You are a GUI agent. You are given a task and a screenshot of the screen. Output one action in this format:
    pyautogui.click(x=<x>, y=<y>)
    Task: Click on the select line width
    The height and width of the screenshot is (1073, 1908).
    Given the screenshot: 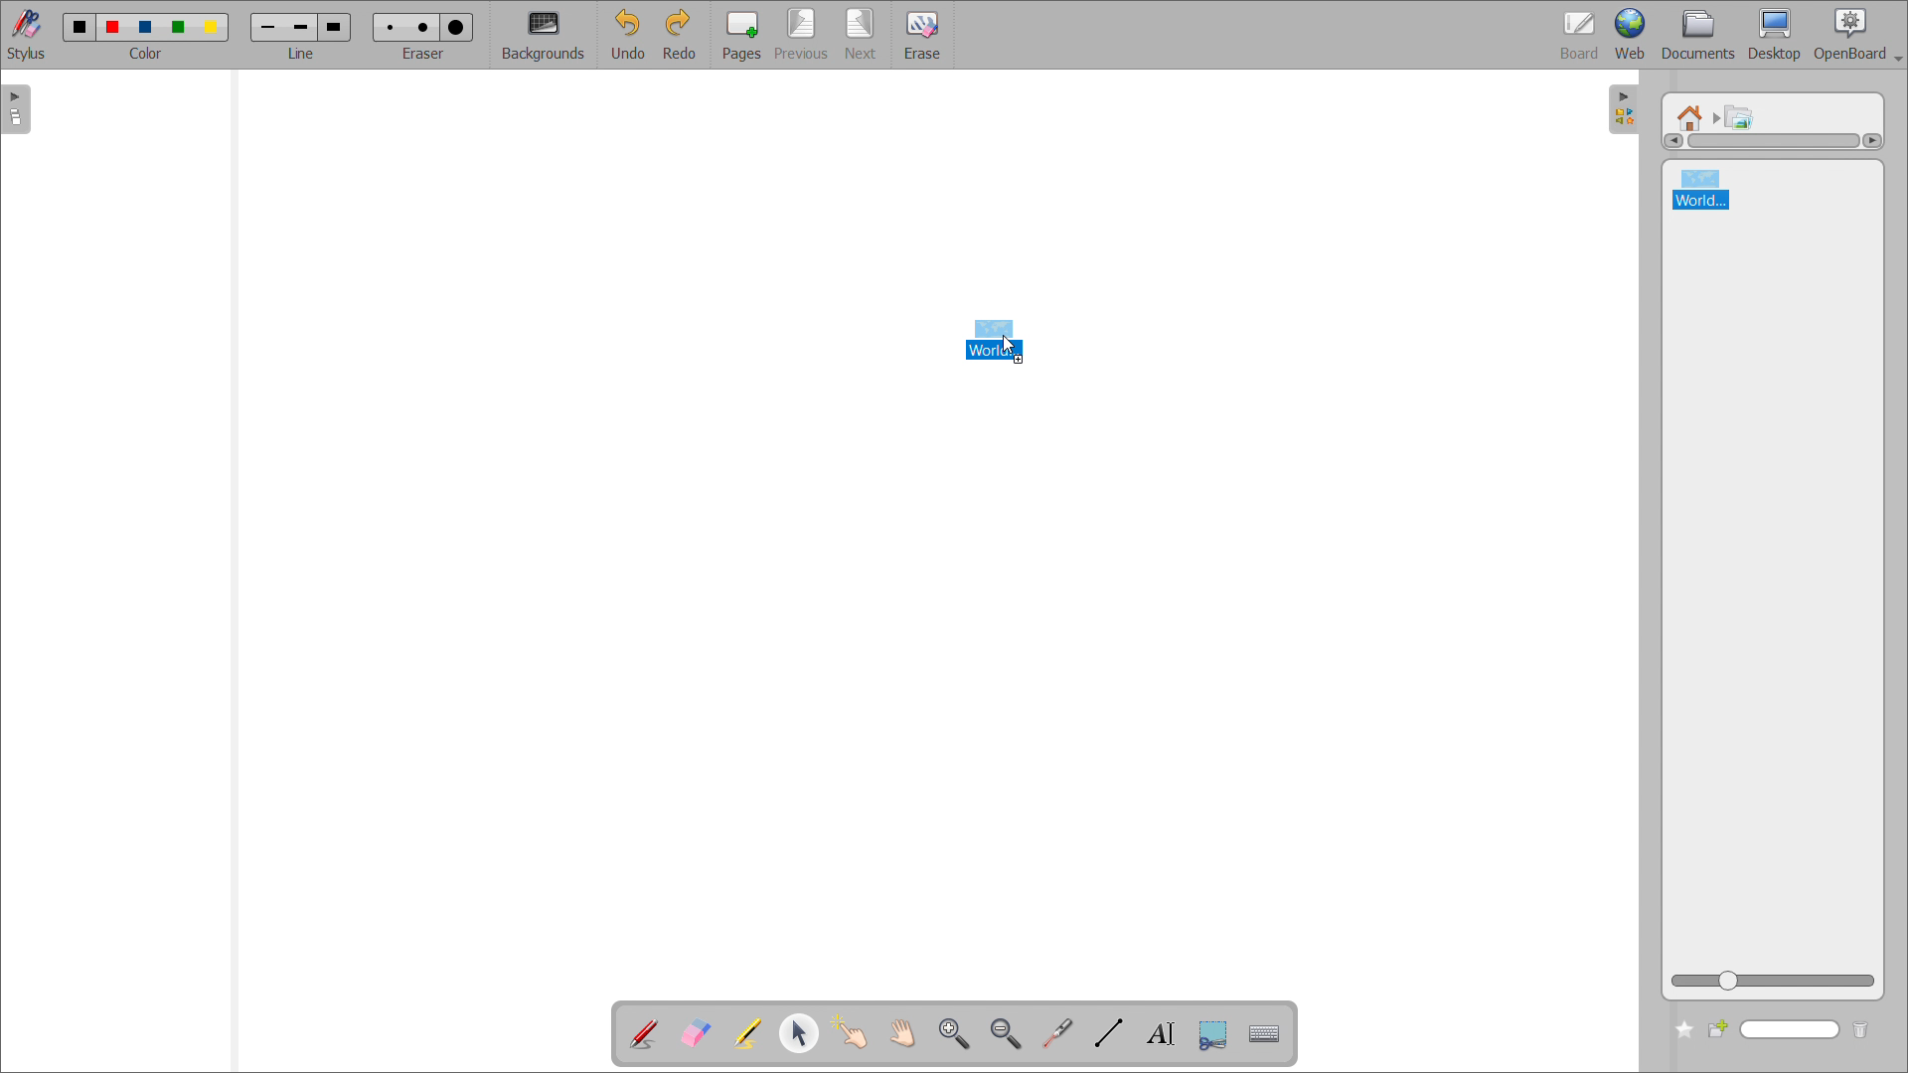 What is the action you would take?
    pyautogui.click(x=301, y=36)
    